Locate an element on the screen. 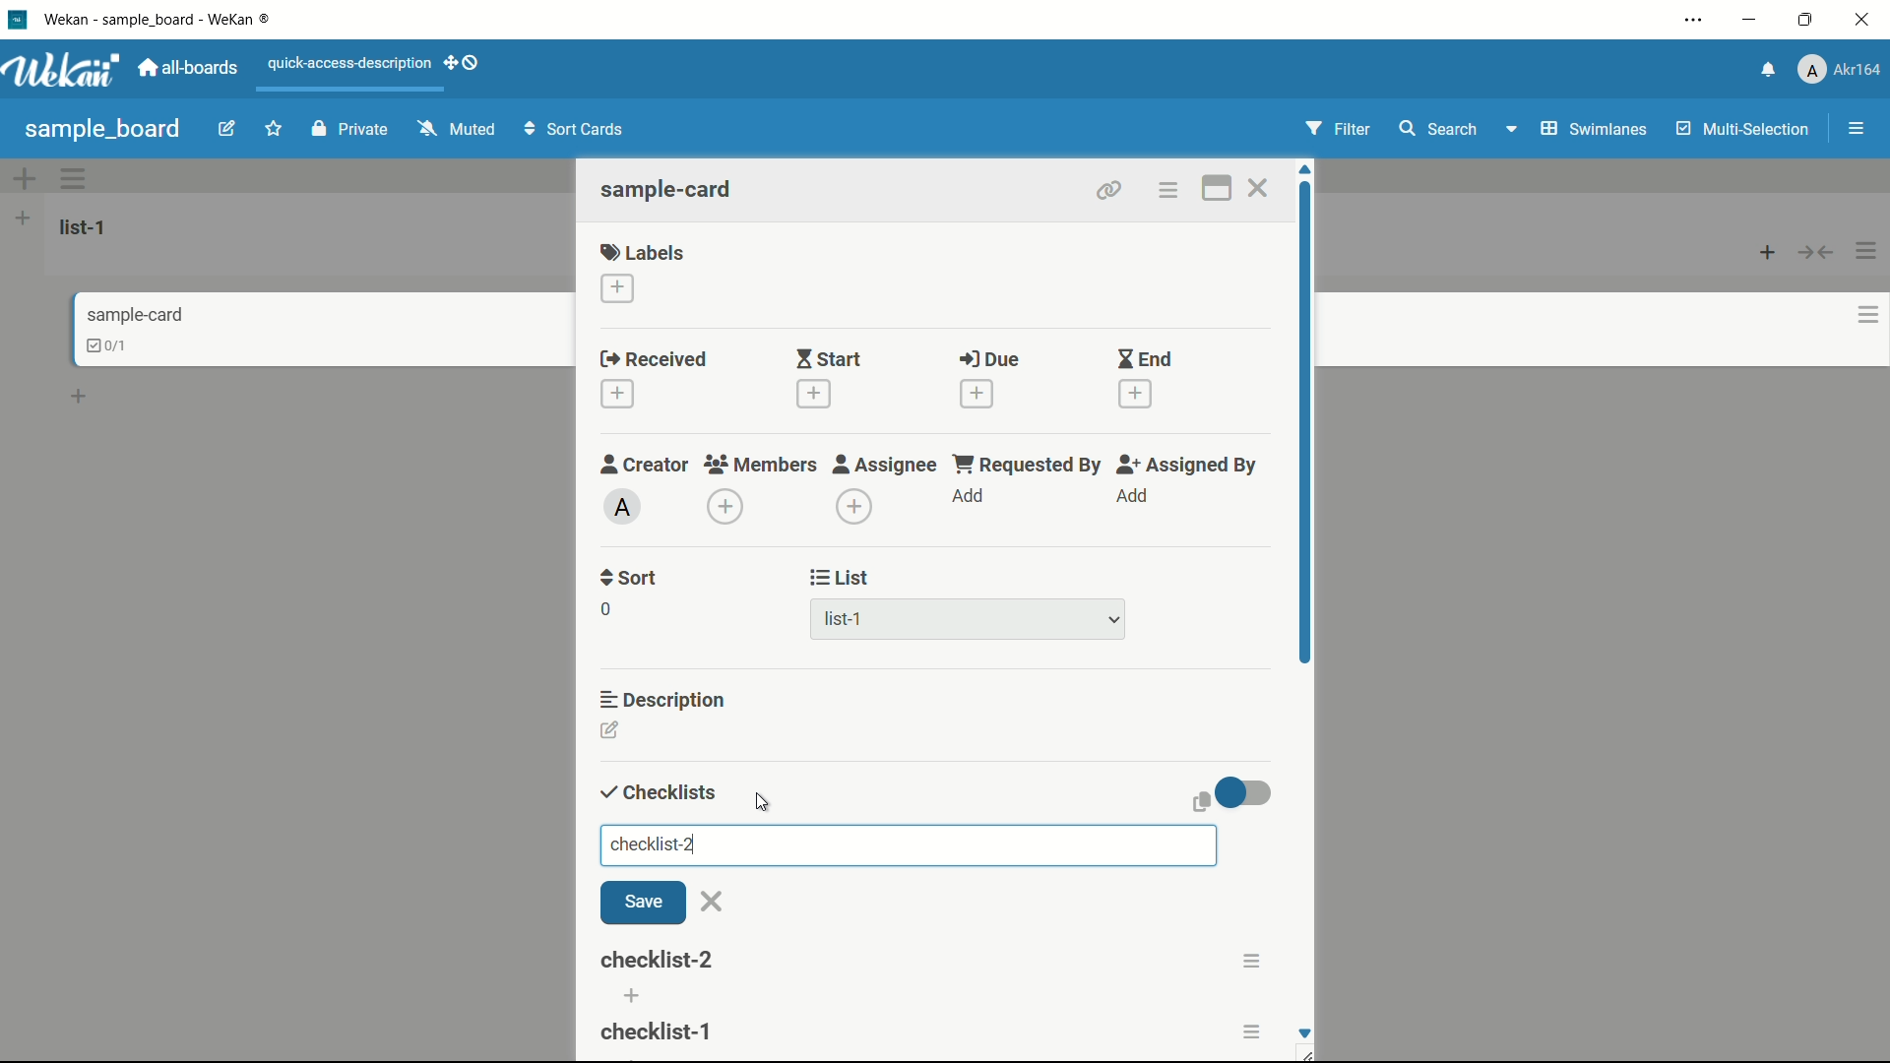 This screenshot has height=1063, width=1890. filter is located at coordinates (1339, 130).